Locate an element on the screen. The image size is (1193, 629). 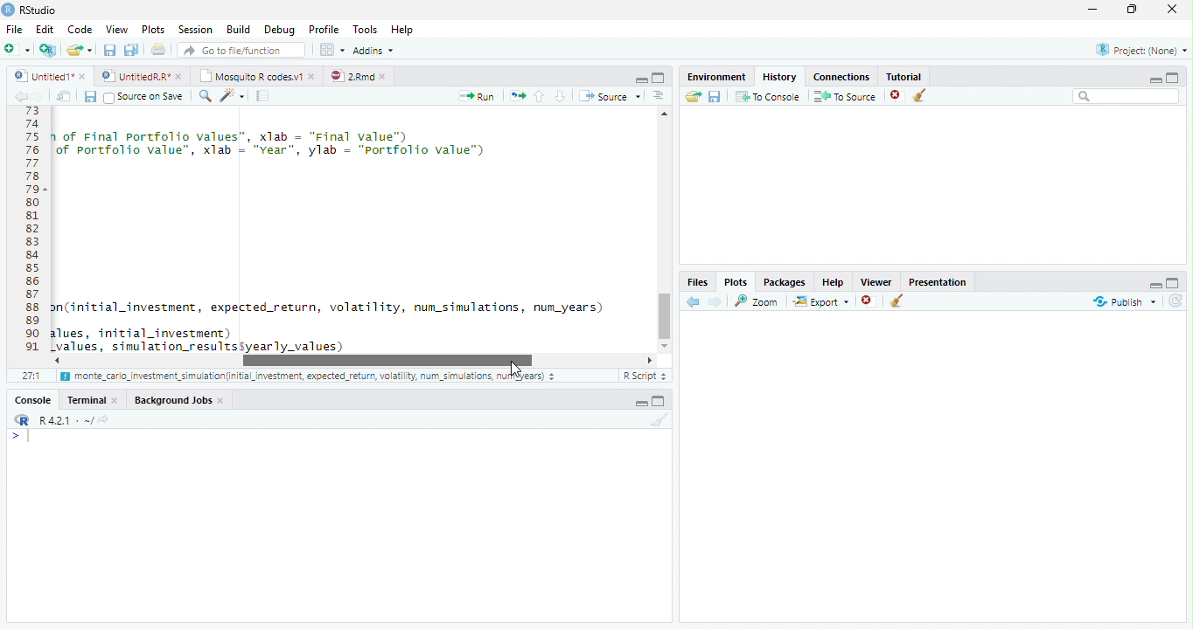
Debug is located at coordinates (278, 30).